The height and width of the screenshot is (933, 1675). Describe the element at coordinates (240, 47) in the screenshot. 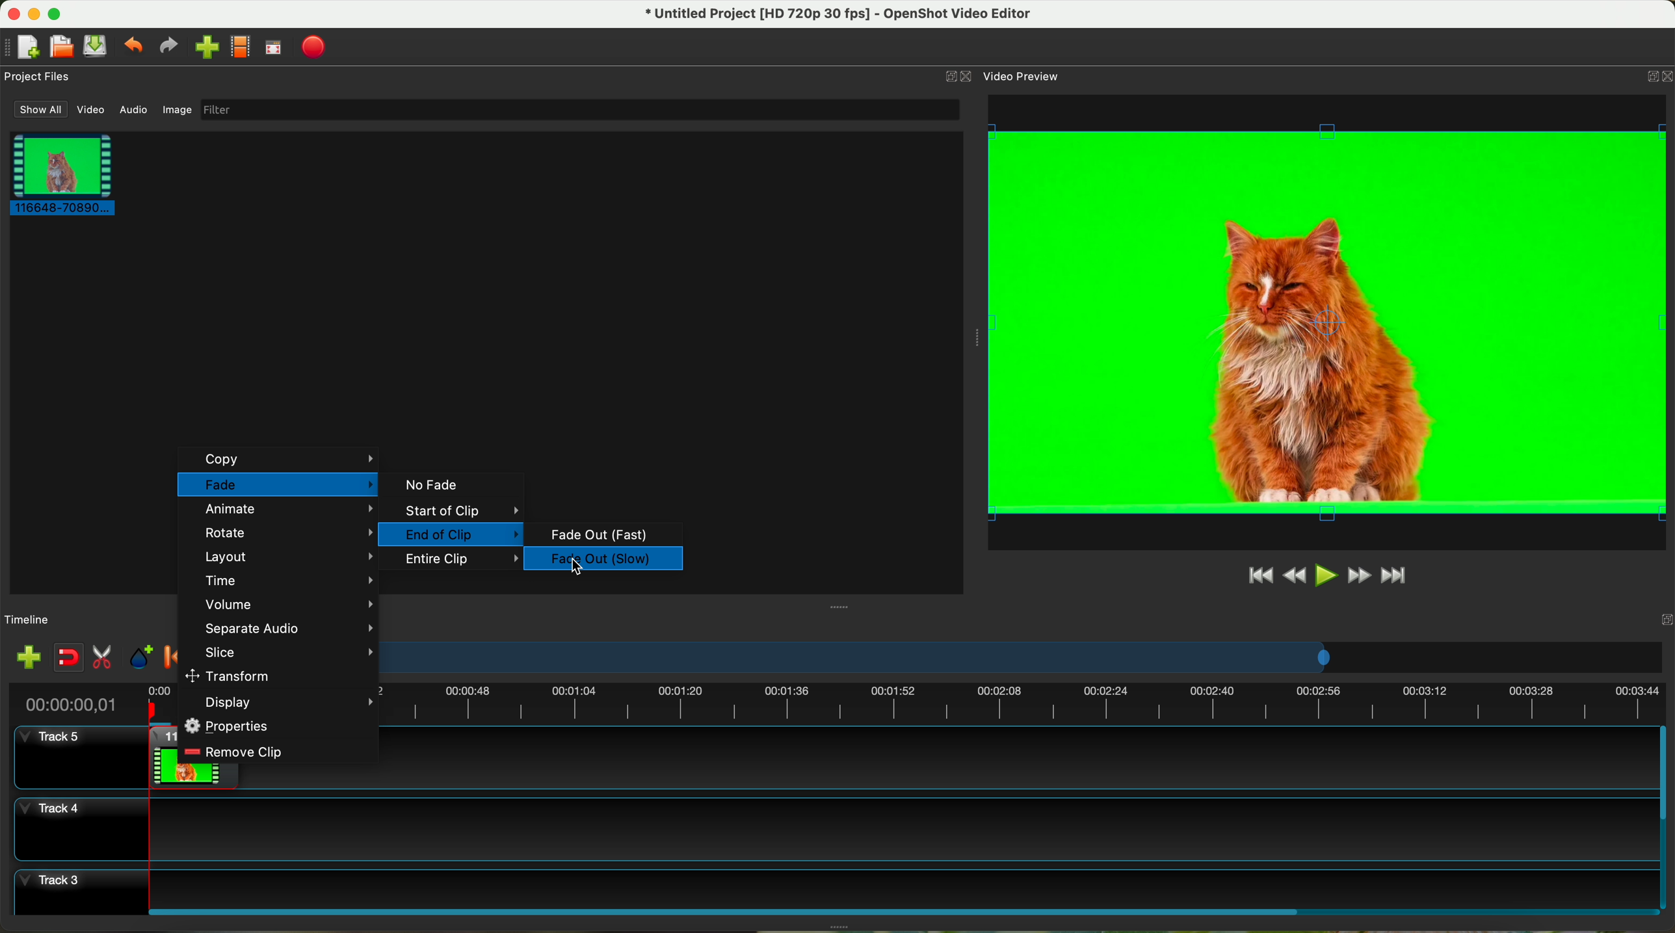

I see `choose profile` at that location.